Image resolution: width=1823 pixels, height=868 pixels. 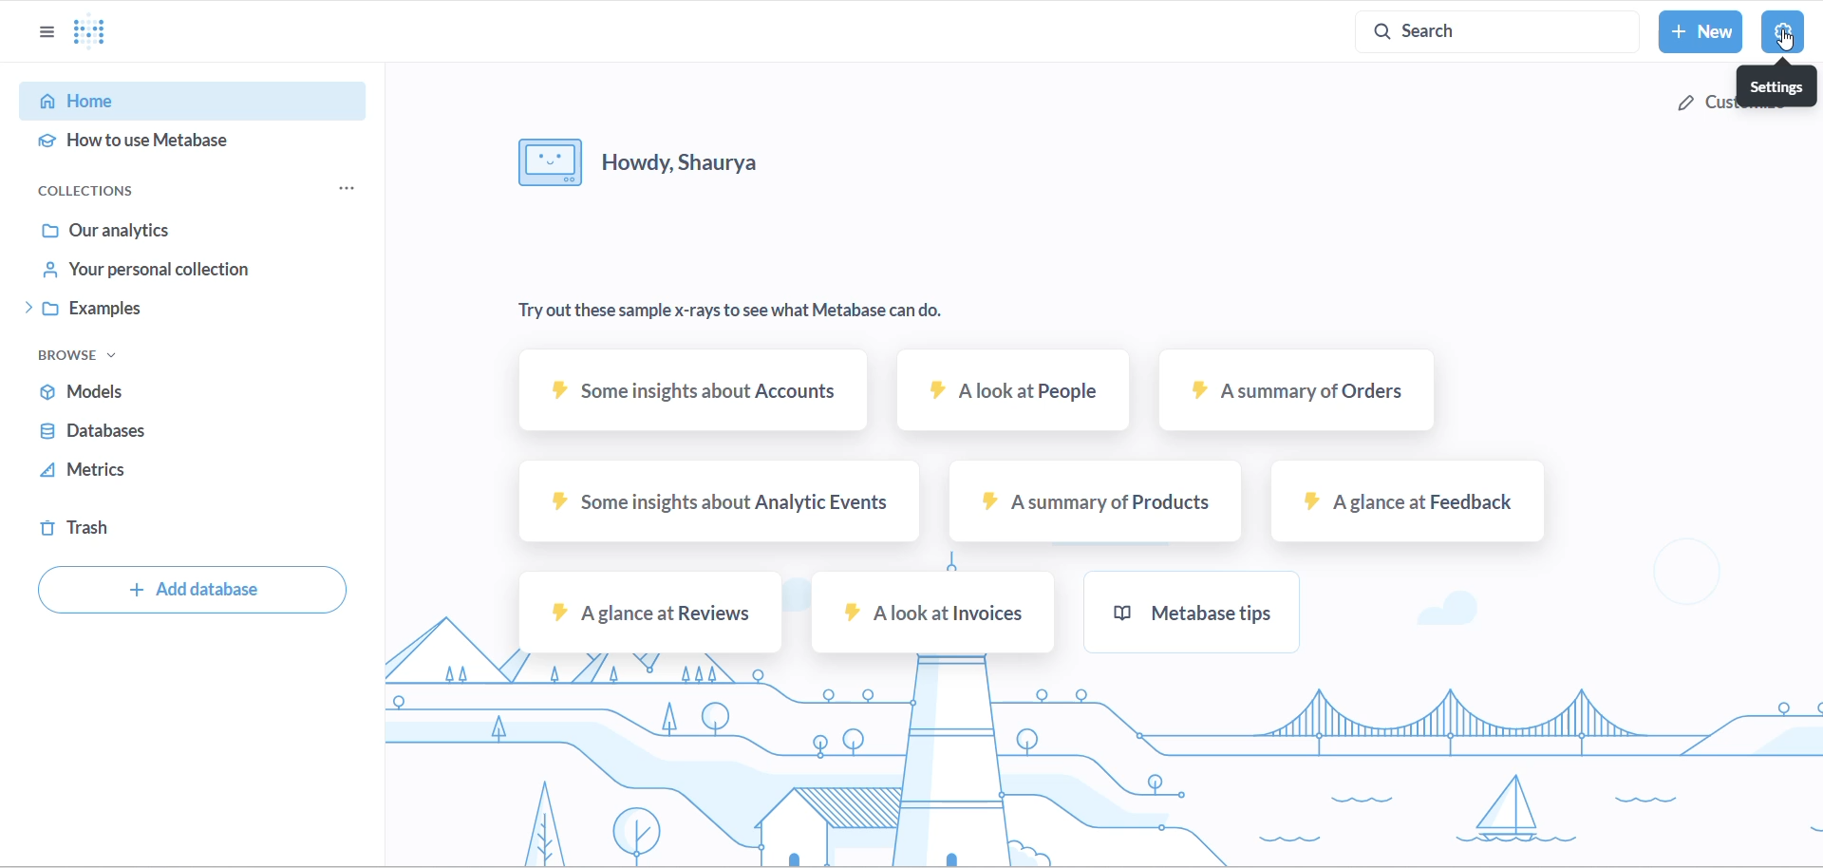 What do you see at coordinates (1193, 613) in the screenshot?
I see `metabase tips sample` at bounding box center [1193, 613].